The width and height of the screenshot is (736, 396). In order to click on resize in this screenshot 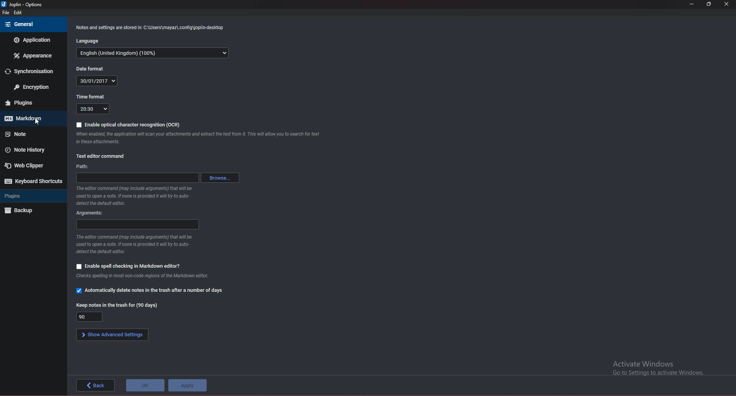, I will do `click(709, 5)`.